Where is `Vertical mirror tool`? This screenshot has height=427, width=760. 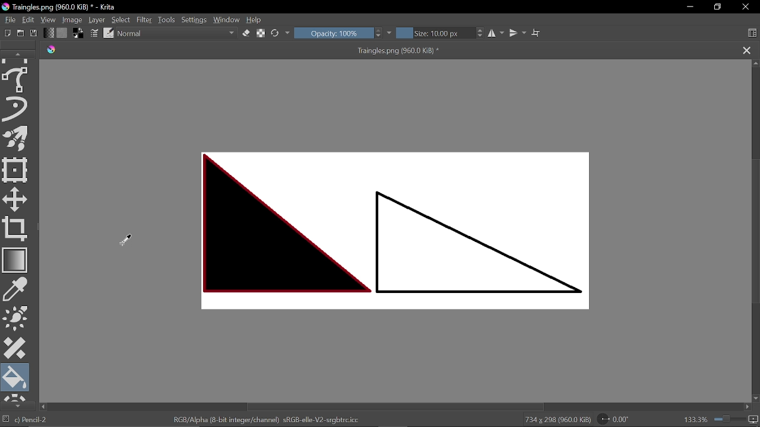 Vertical mirror tool is located at coordinates (519, 34).